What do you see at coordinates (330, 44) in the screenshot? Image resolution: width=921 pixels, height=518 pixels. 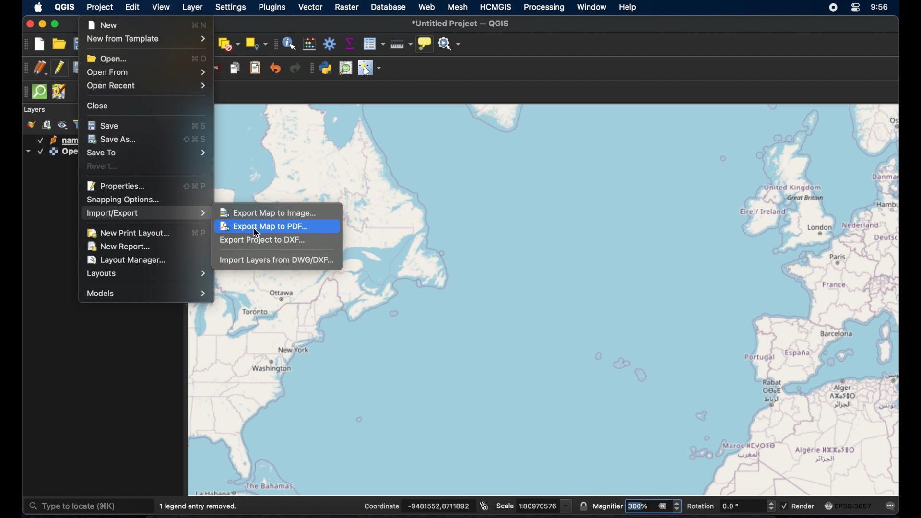 I see `toolbox` at bounding box center [330, 44].